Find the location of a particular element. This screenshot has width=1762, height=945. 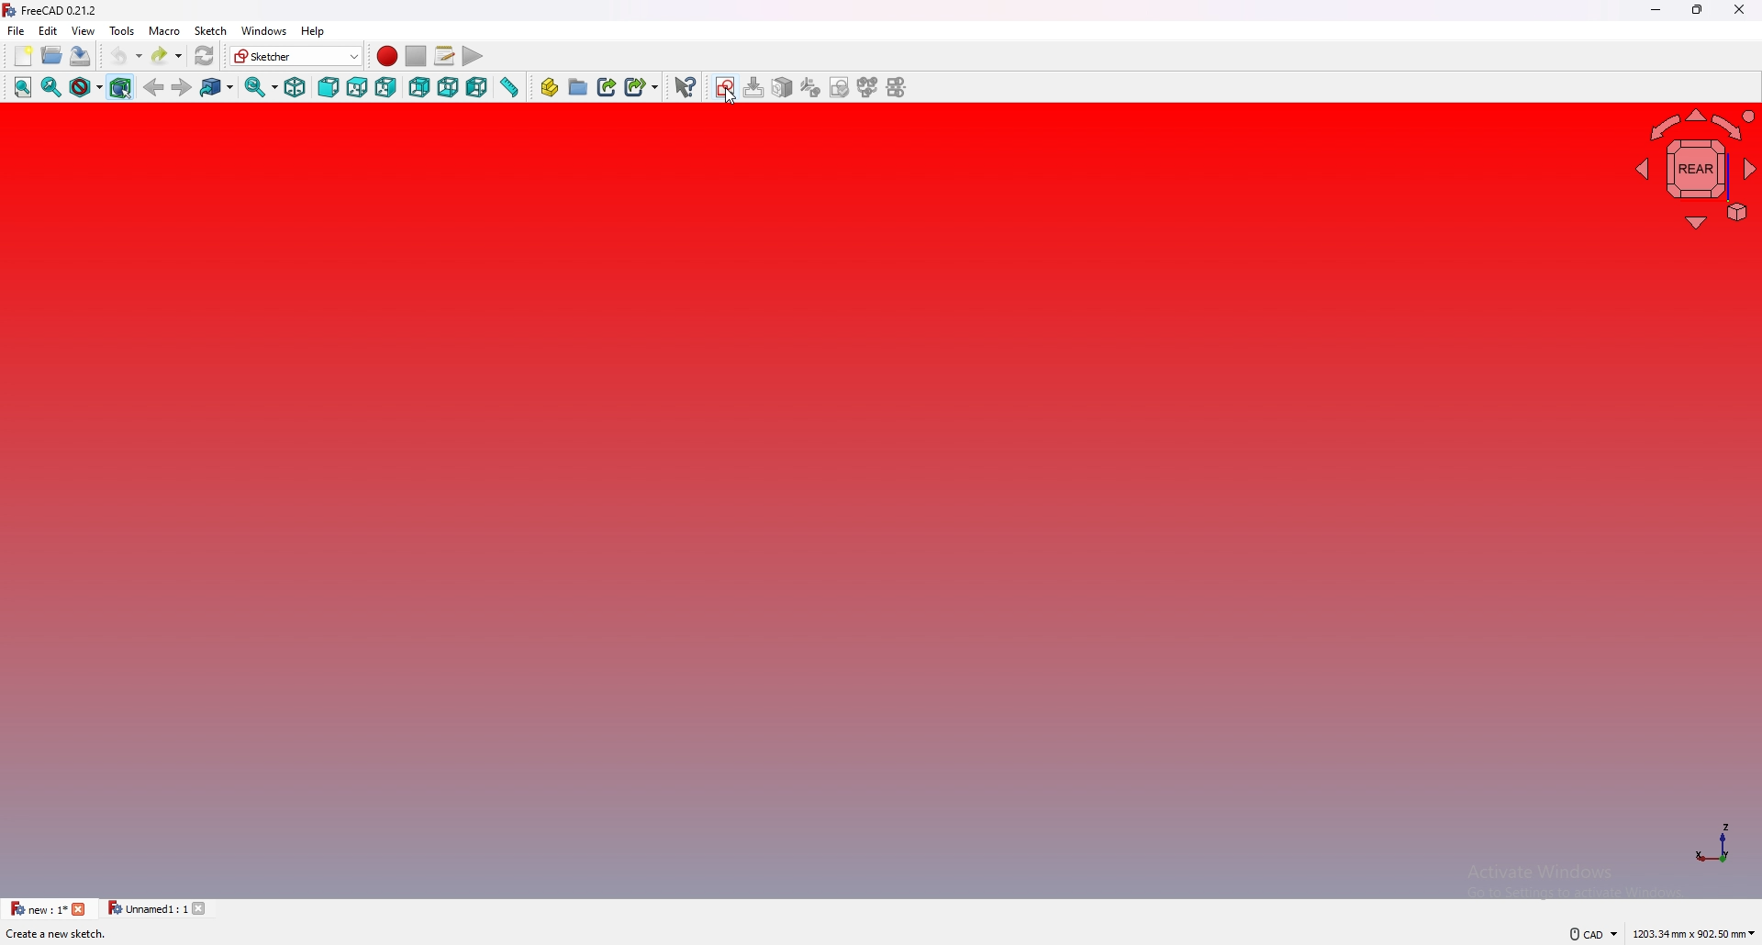

cursor is located at coordinates (730, 96).